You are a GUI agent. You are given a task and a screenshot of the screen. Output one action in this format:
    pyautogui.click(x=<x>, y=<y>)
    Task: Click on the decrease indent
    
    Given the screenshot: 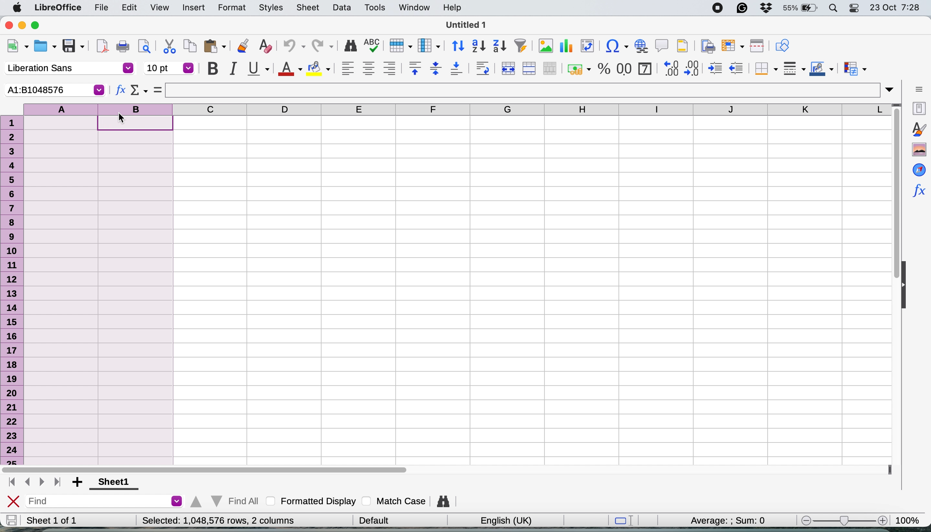 What is the action you would take?
    pyautogui.click(x=737, y=68)
    